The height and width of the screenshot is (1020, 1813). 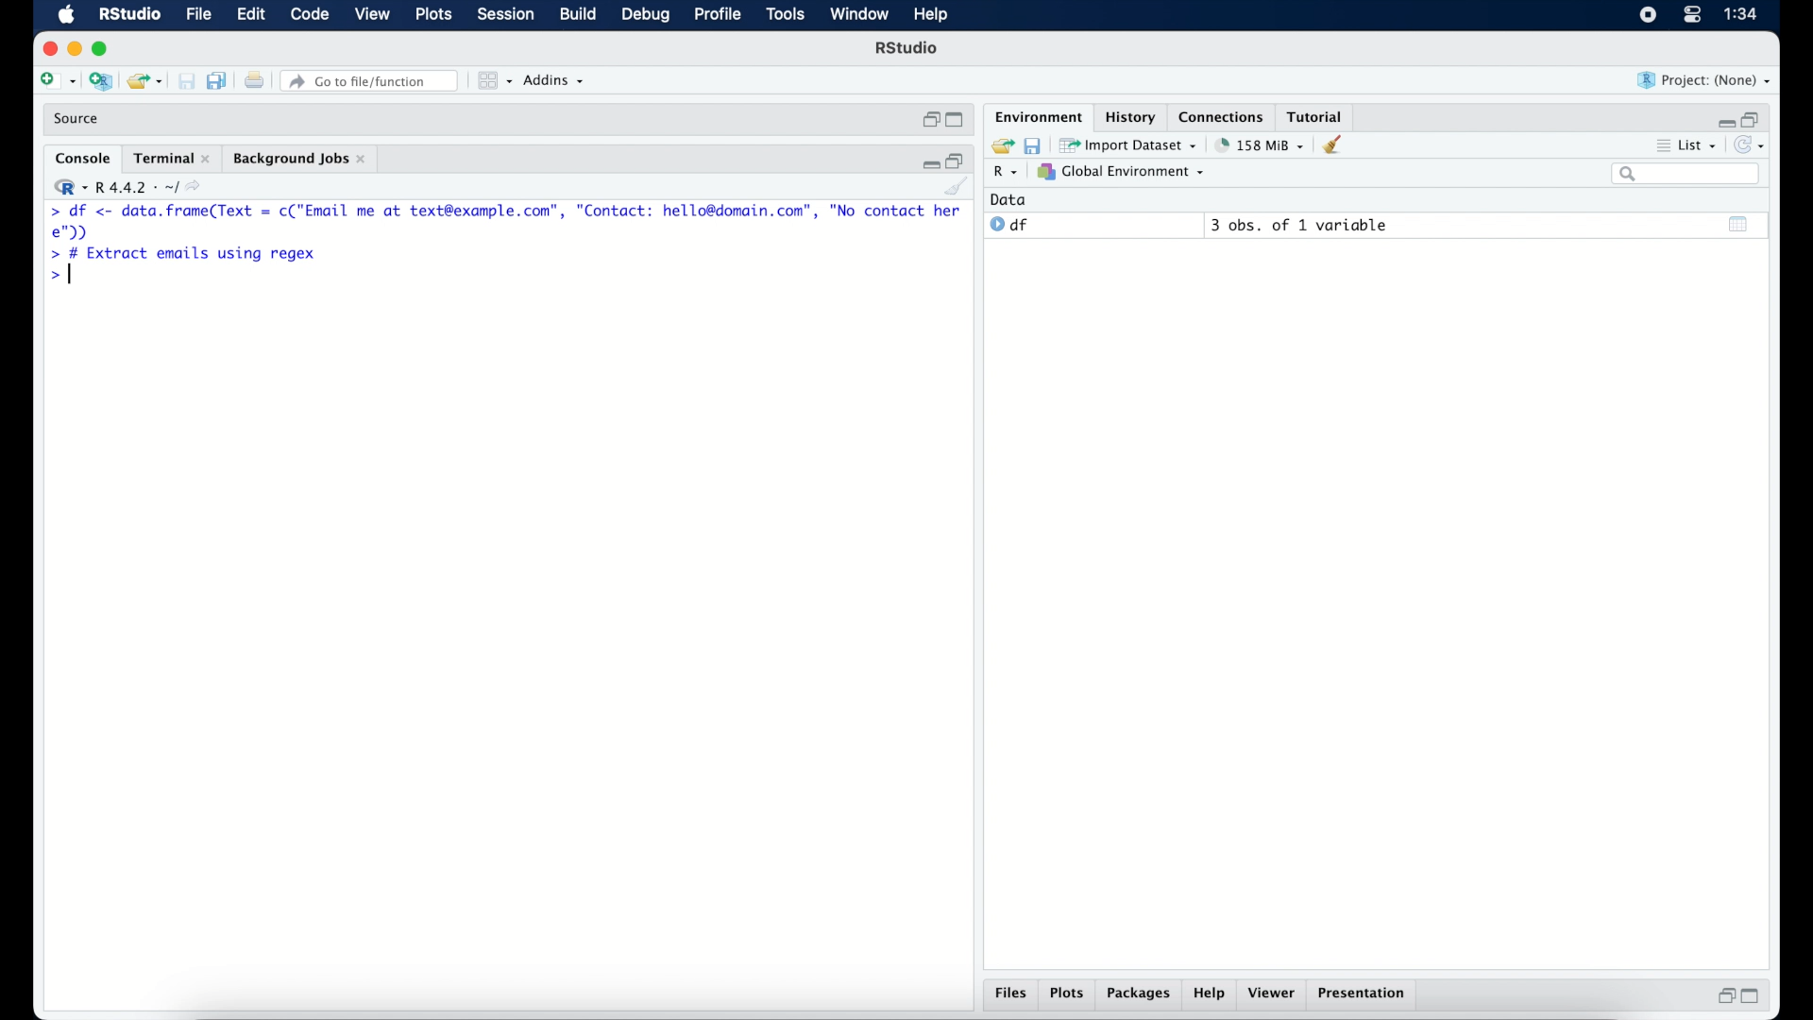 What do you see at coordinates (505, 15) in the screenshot?
I see `session` at bounding box center [505, 15].